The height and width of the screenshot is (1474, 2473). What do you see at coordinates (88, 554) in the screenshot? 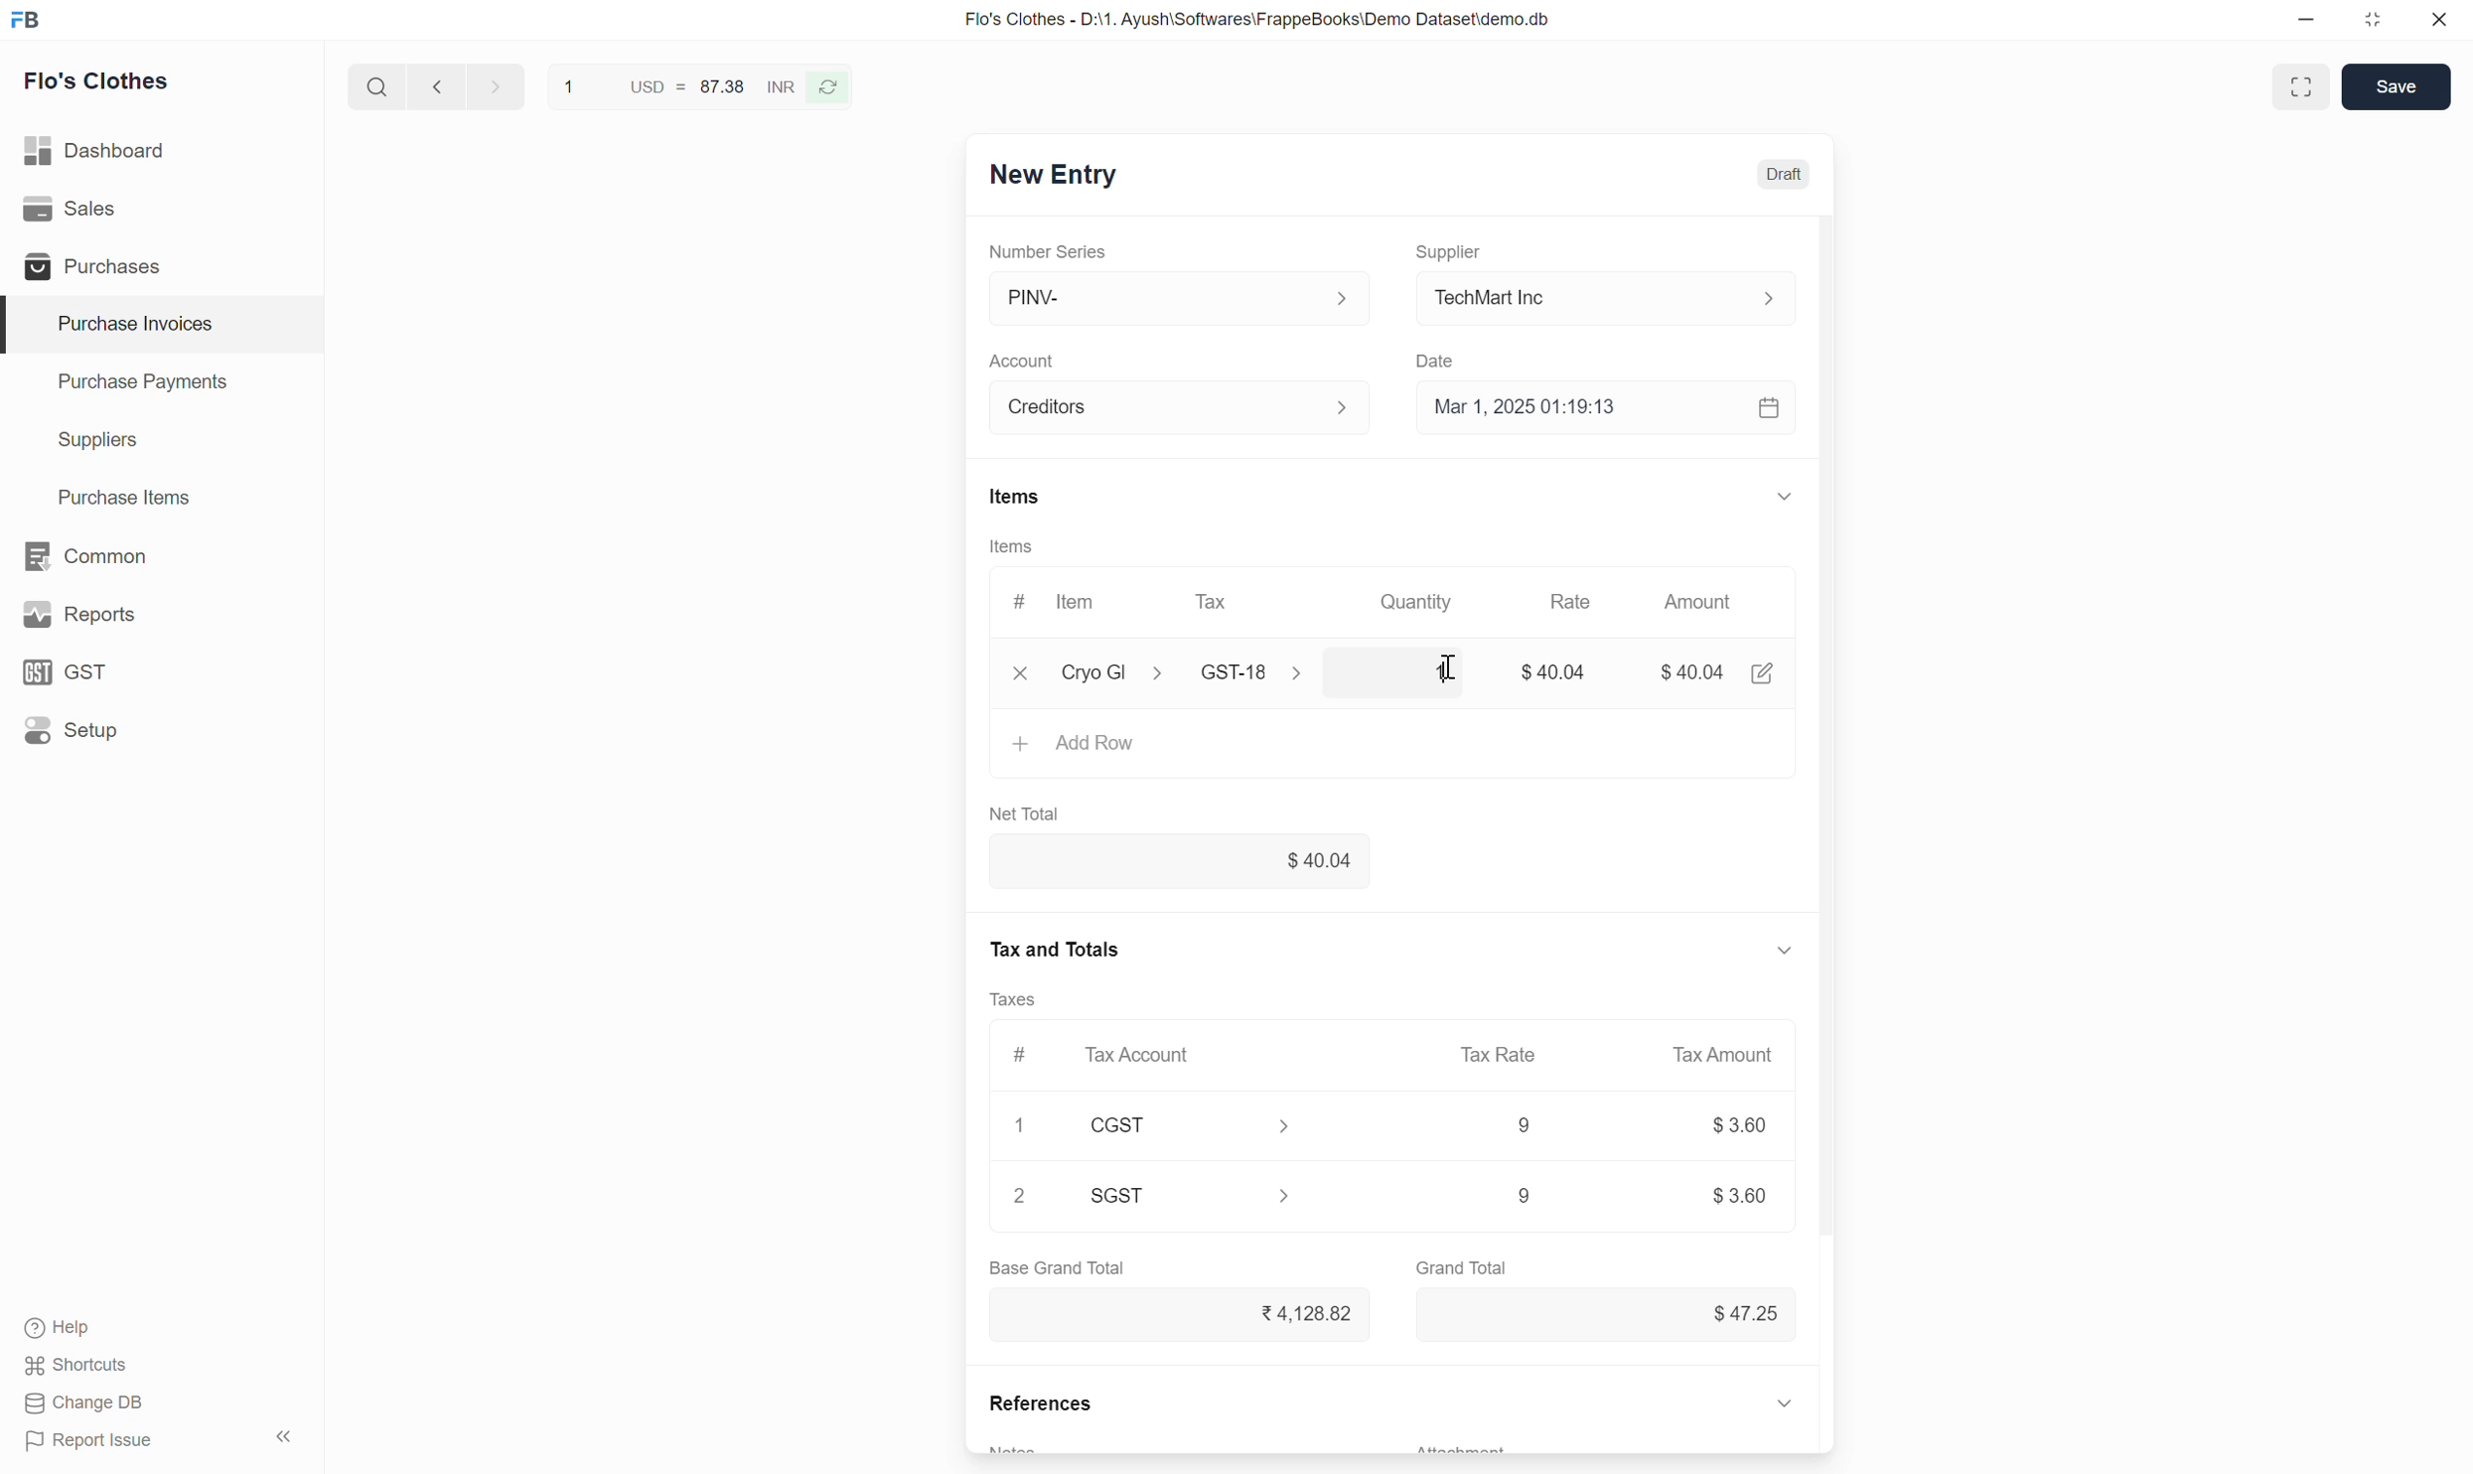
I see `Common` at bounding box center [88, 554].